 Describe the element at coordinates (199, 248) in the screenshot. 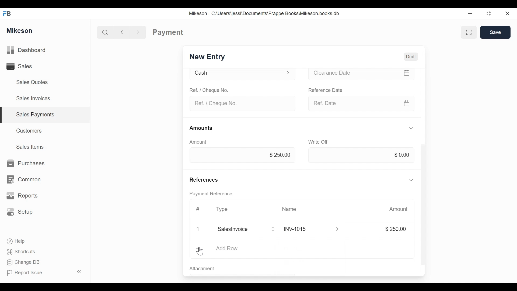

I see `Add` at that location.